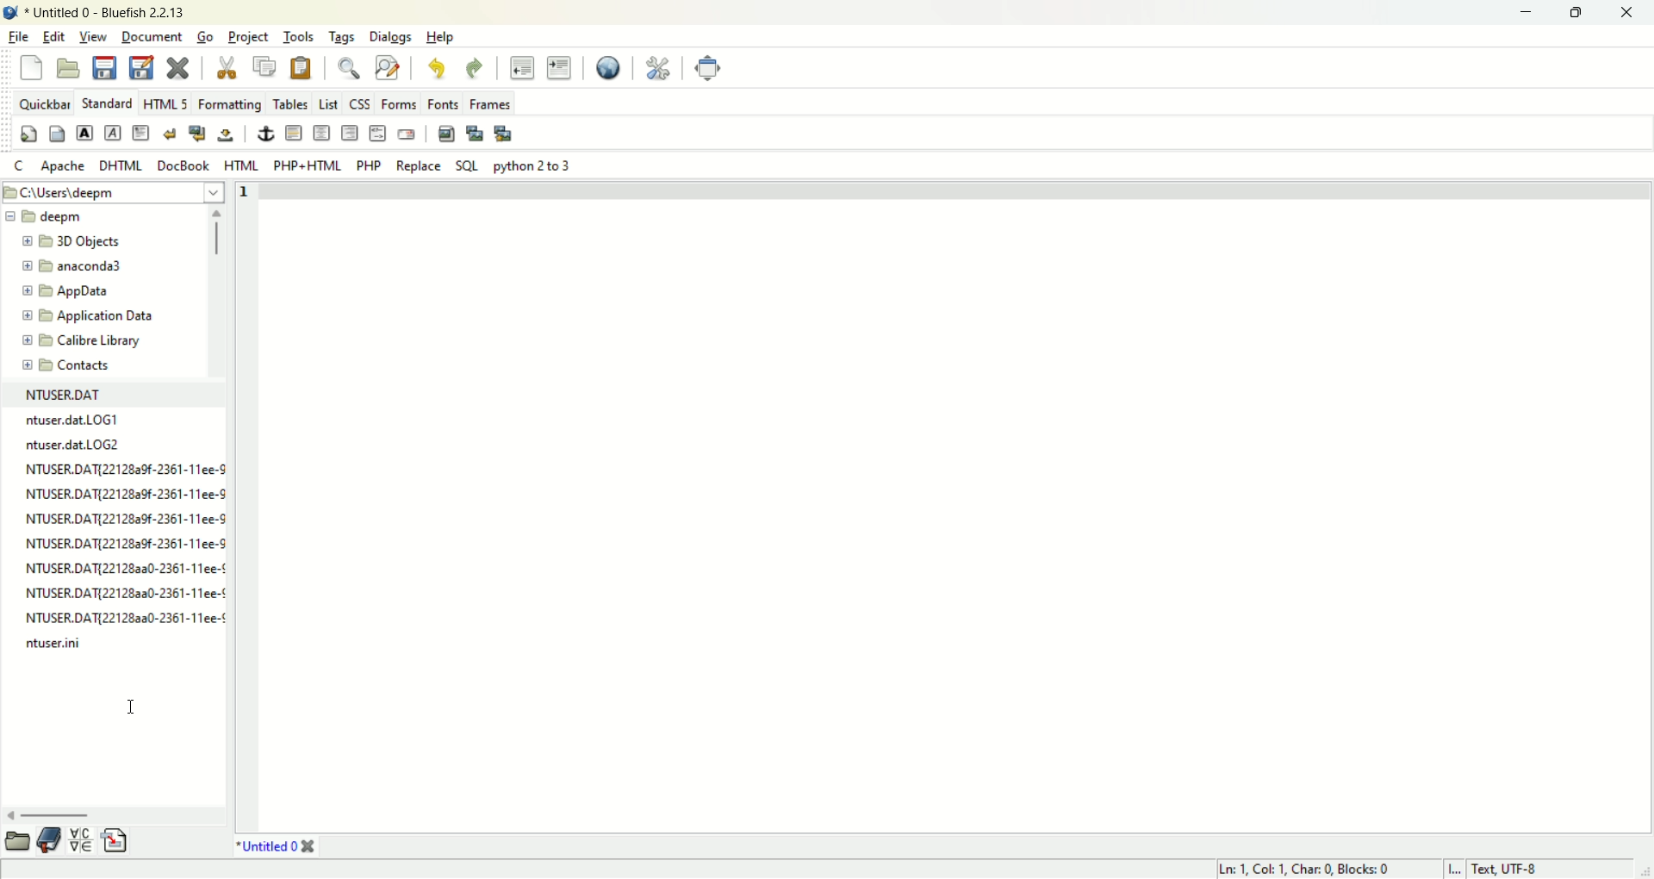 This screenshot has height=879, width=1654. I want to click on document, so click(150, 36).